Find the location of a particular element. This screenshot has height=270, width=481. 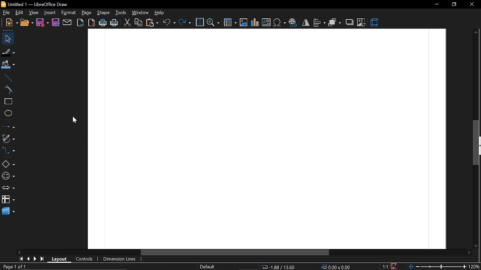

close is located at coordinates (472, 5).